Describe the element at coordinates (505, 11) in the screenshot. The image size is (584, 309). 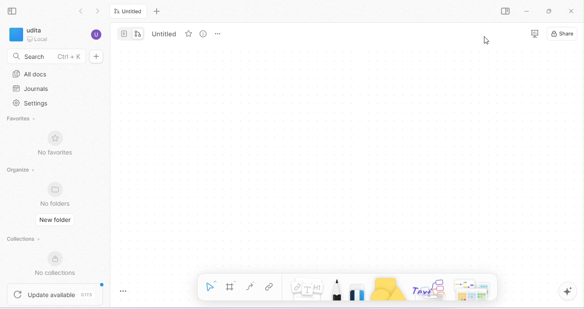
I see `open or close side bar` at that location.